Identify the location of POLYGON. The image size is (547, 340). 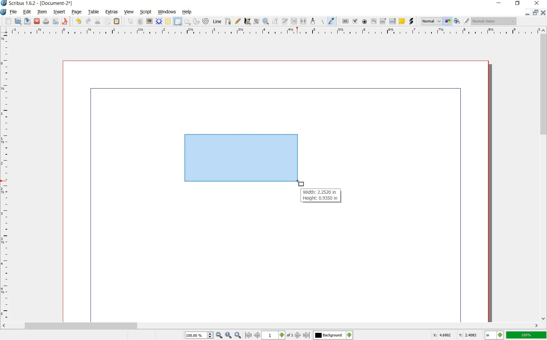
(188, 22).